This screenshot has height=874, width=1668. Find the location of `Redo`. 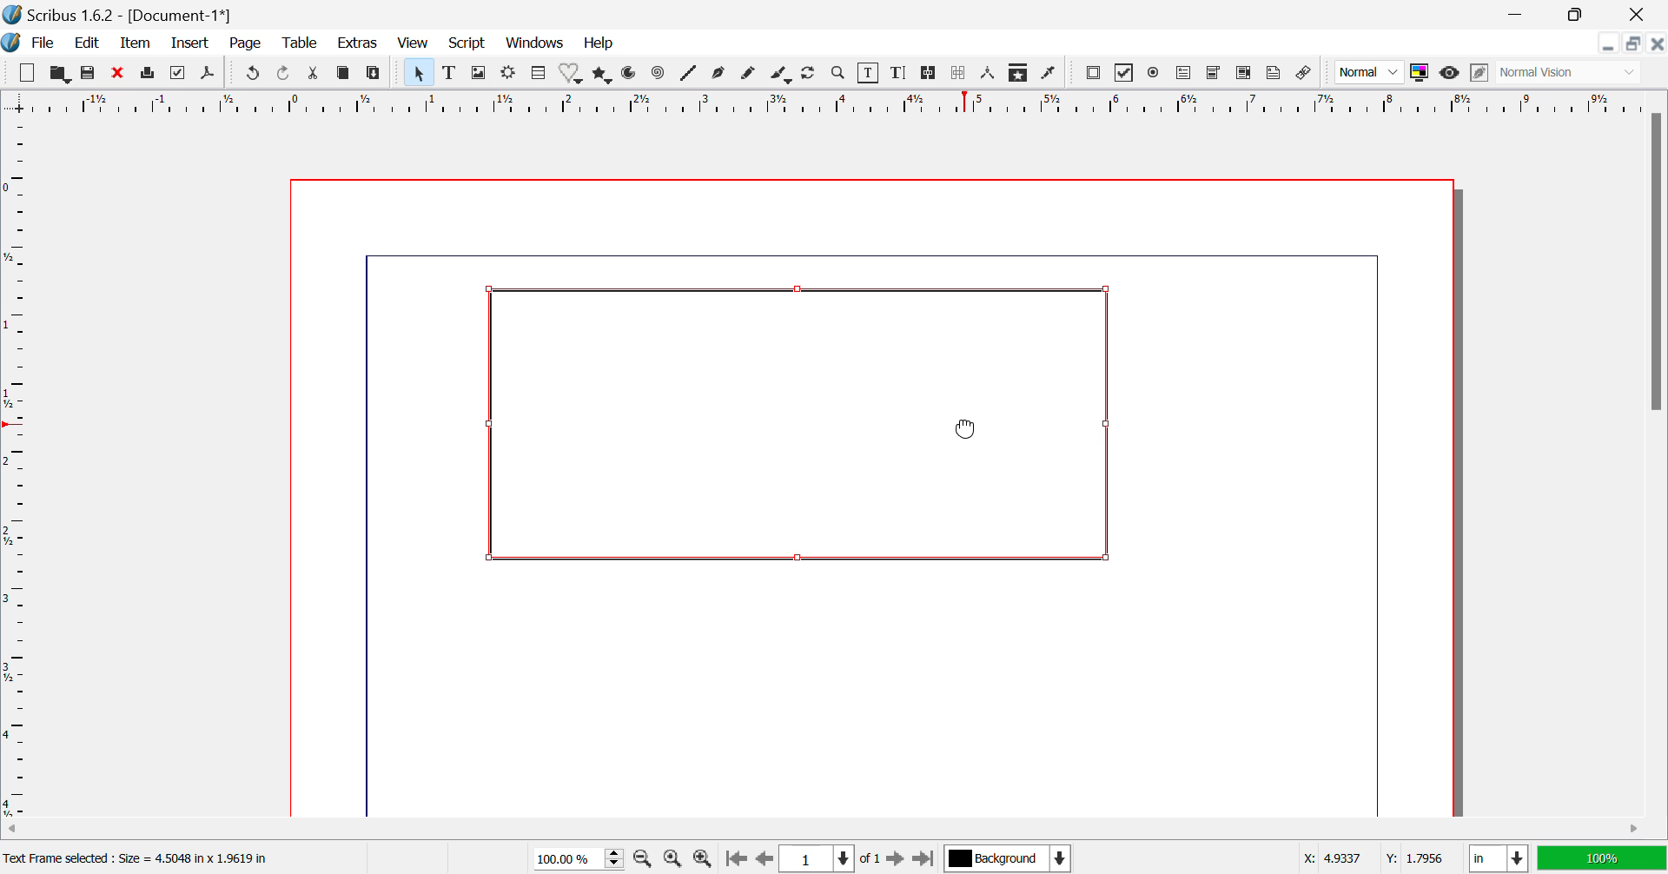

Redo is located at coordinates (283, 75).